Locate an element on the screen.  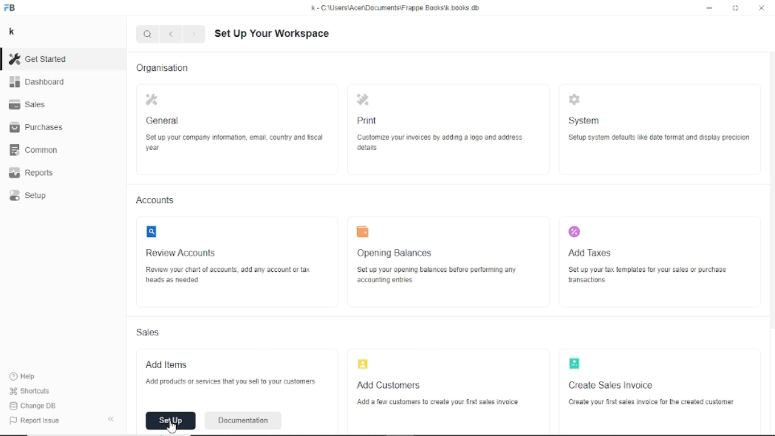
Organisation is located at coordinates (163, 67).